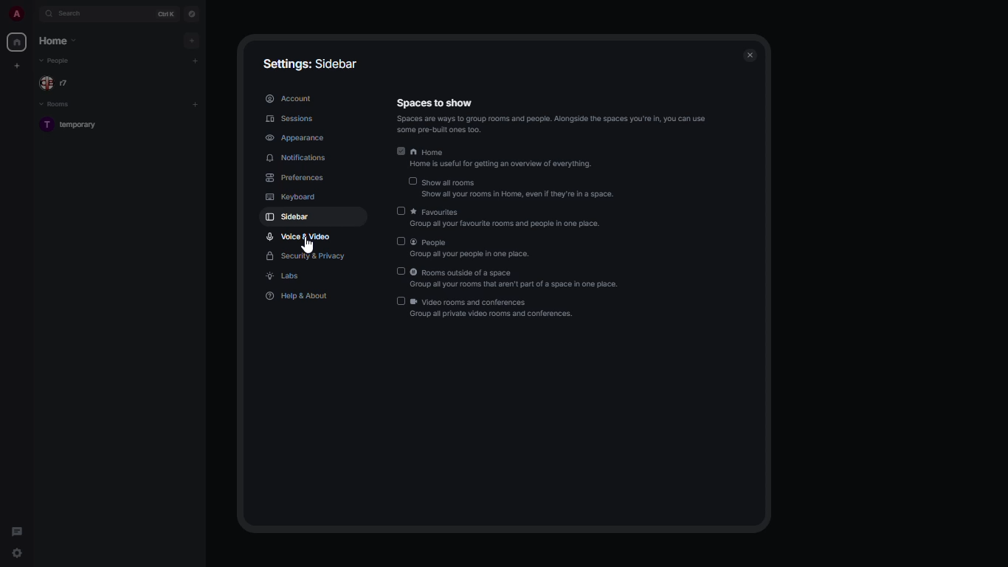 The image size is (1008, 567). I want to click on disabled, so click(398, 241).